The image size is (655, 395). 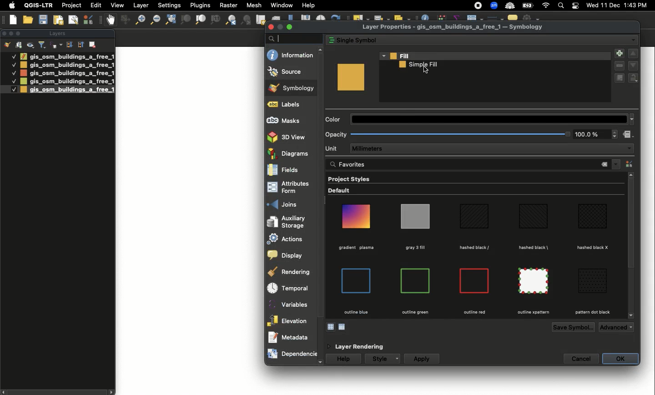 What do you see at coordinates (620, 66) in the screenshot?
I see `Remove` at bounding box center [620, 66].